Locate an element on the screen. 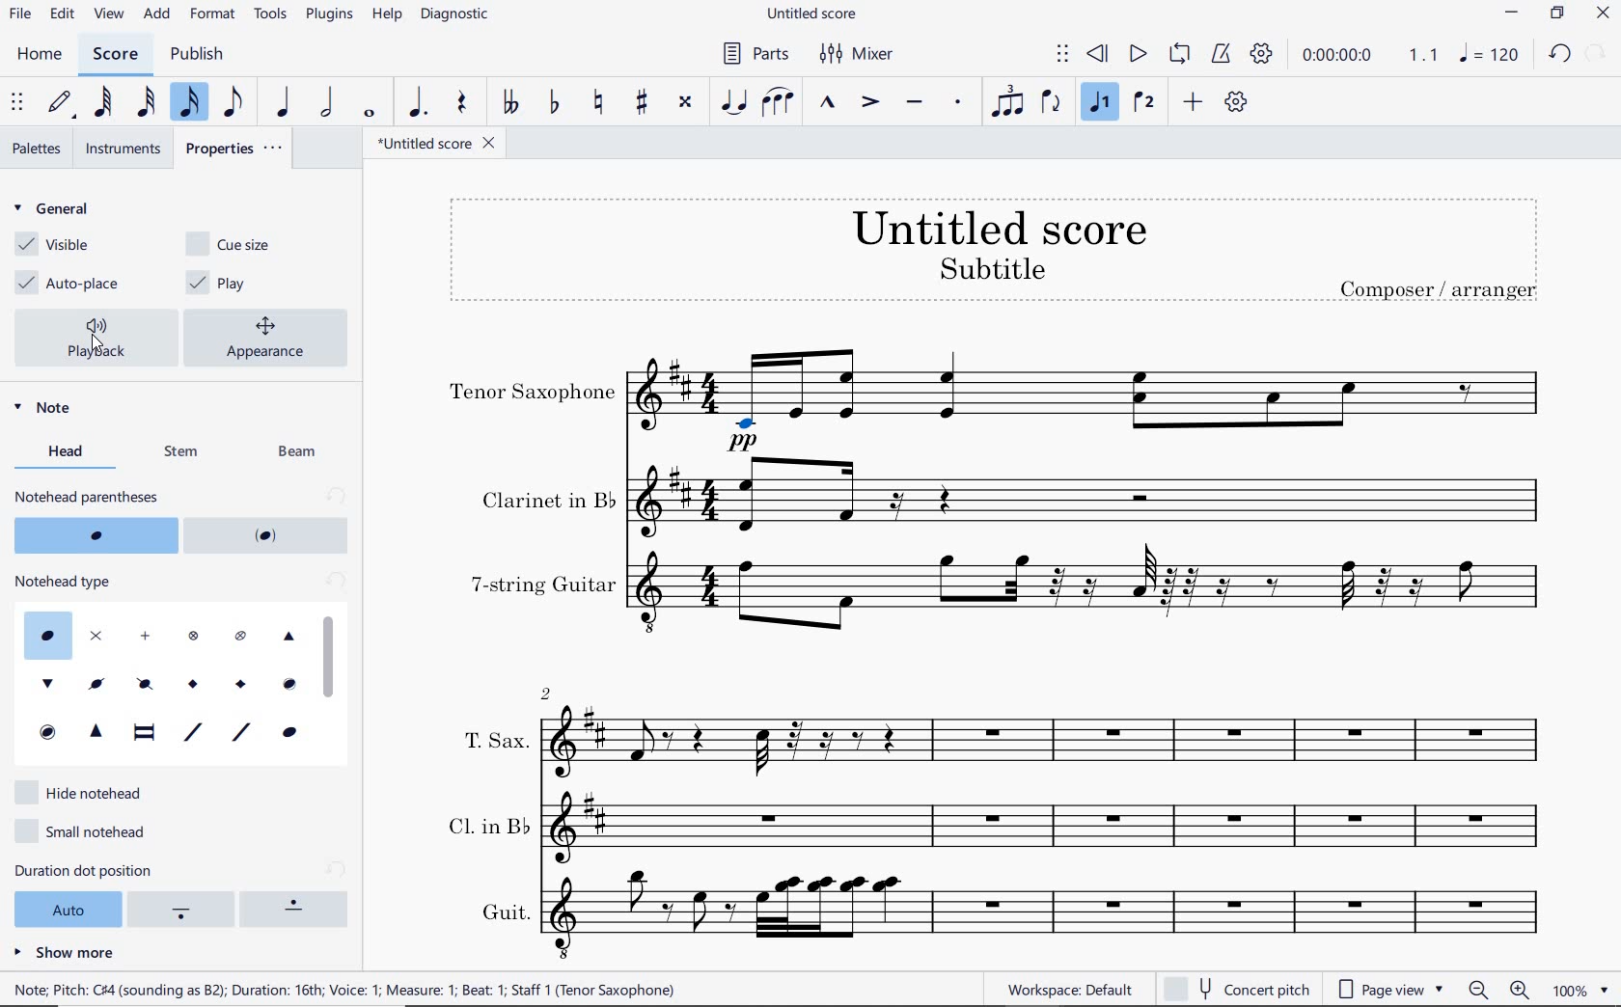  play is located at coordinates (221, 283).